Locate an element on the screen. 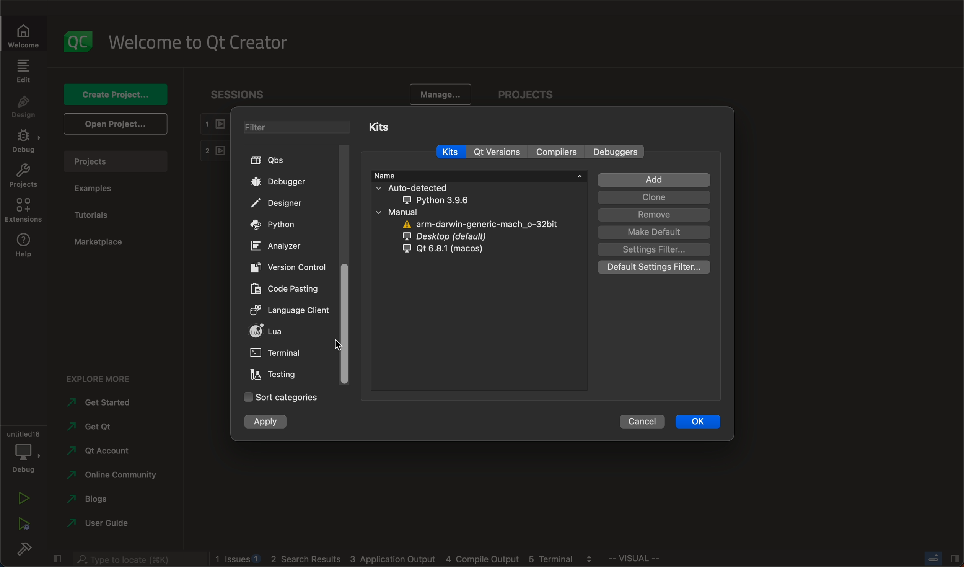 Image resolution: width=964 pixels, height=567 pixels. testing is located at coordinates (277, 375).